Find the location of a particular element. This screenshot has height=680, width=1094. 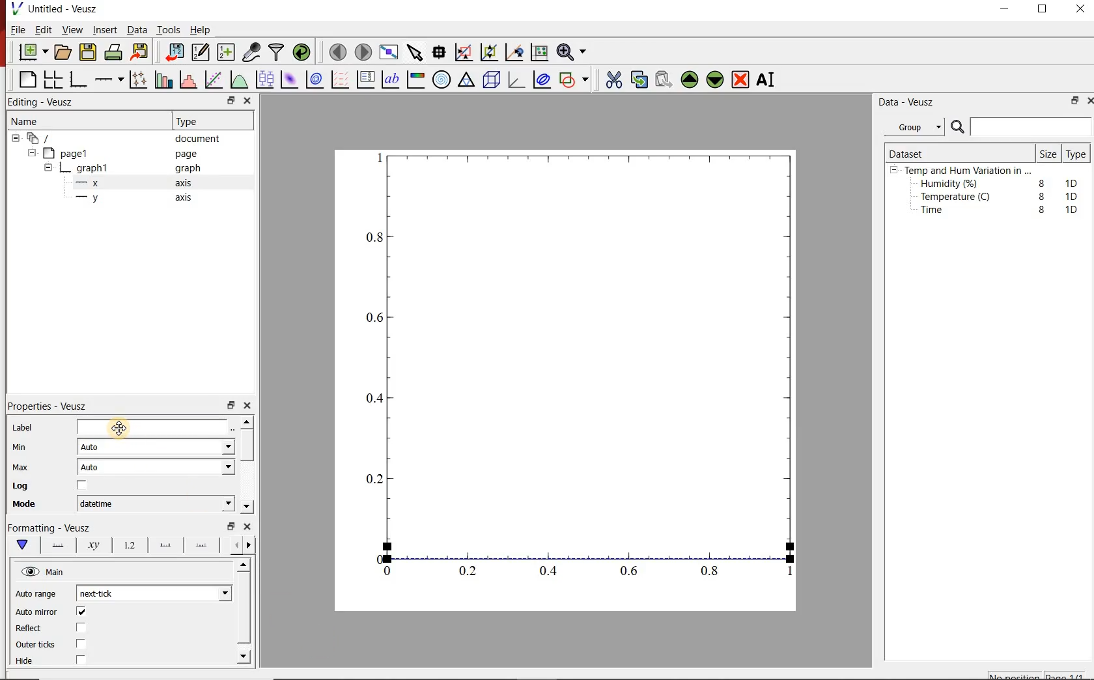

1D is located at coordinates (1075, 196).